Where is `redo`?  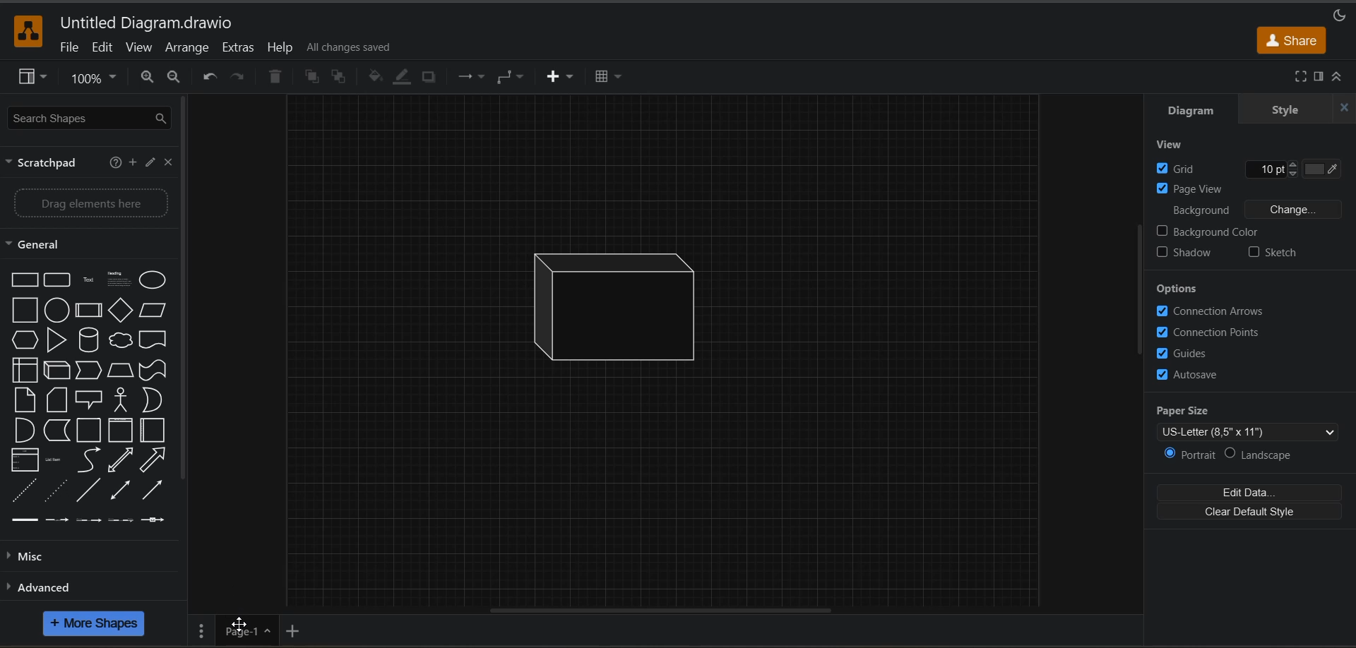 redo is located at coordinates (238, 78).